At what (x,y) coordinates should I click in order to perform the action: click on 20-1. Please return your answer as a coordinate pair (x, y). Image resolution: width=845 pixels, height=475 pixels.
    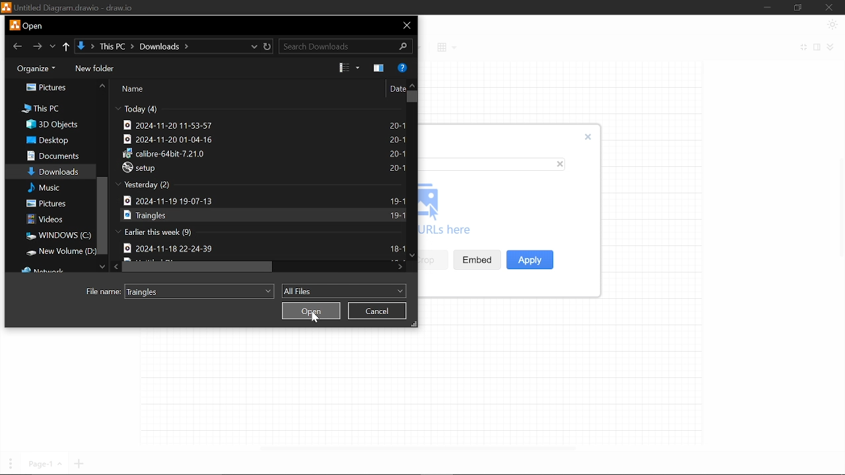
    Looking at the image, I should click on (398, 168).